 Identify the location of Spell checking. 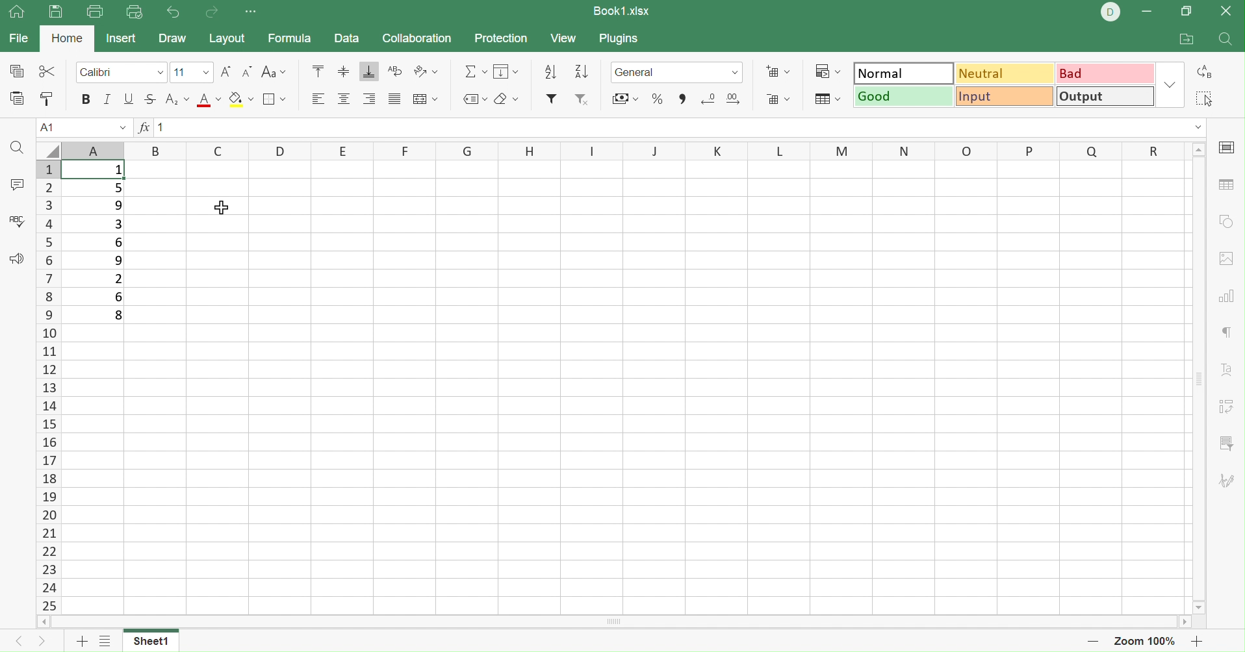
(16, 221).